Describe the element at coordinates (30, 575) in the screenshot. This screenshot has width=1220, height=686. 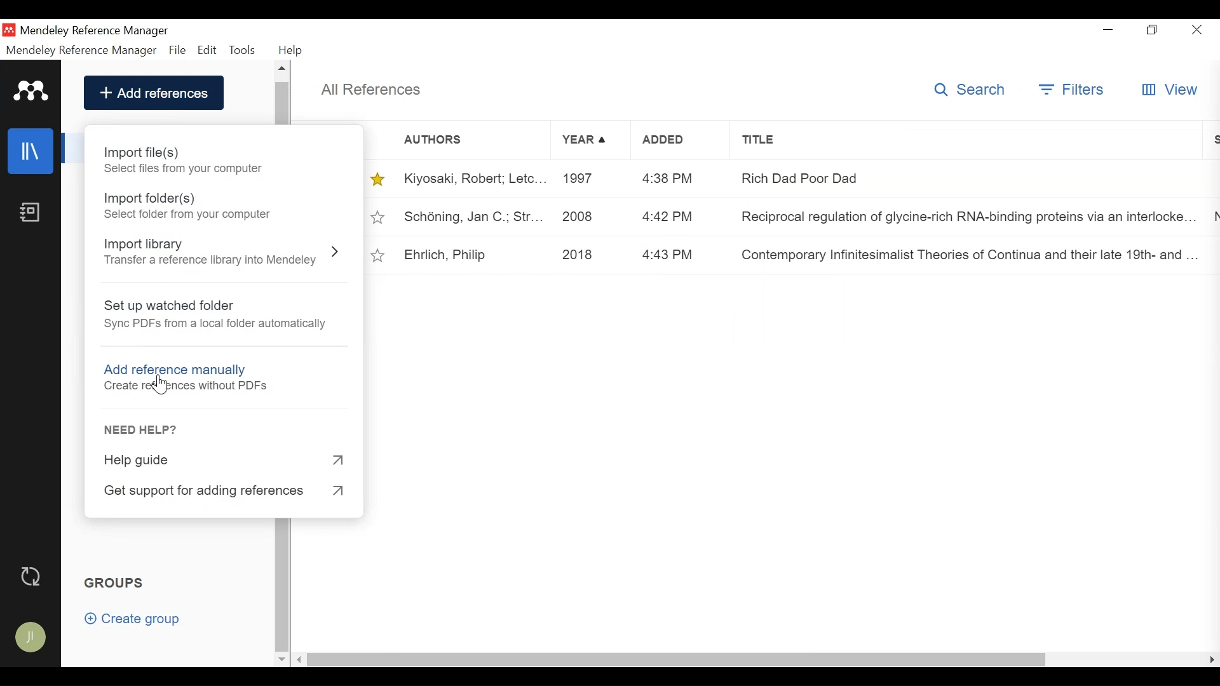
I see `Sync` at that location.